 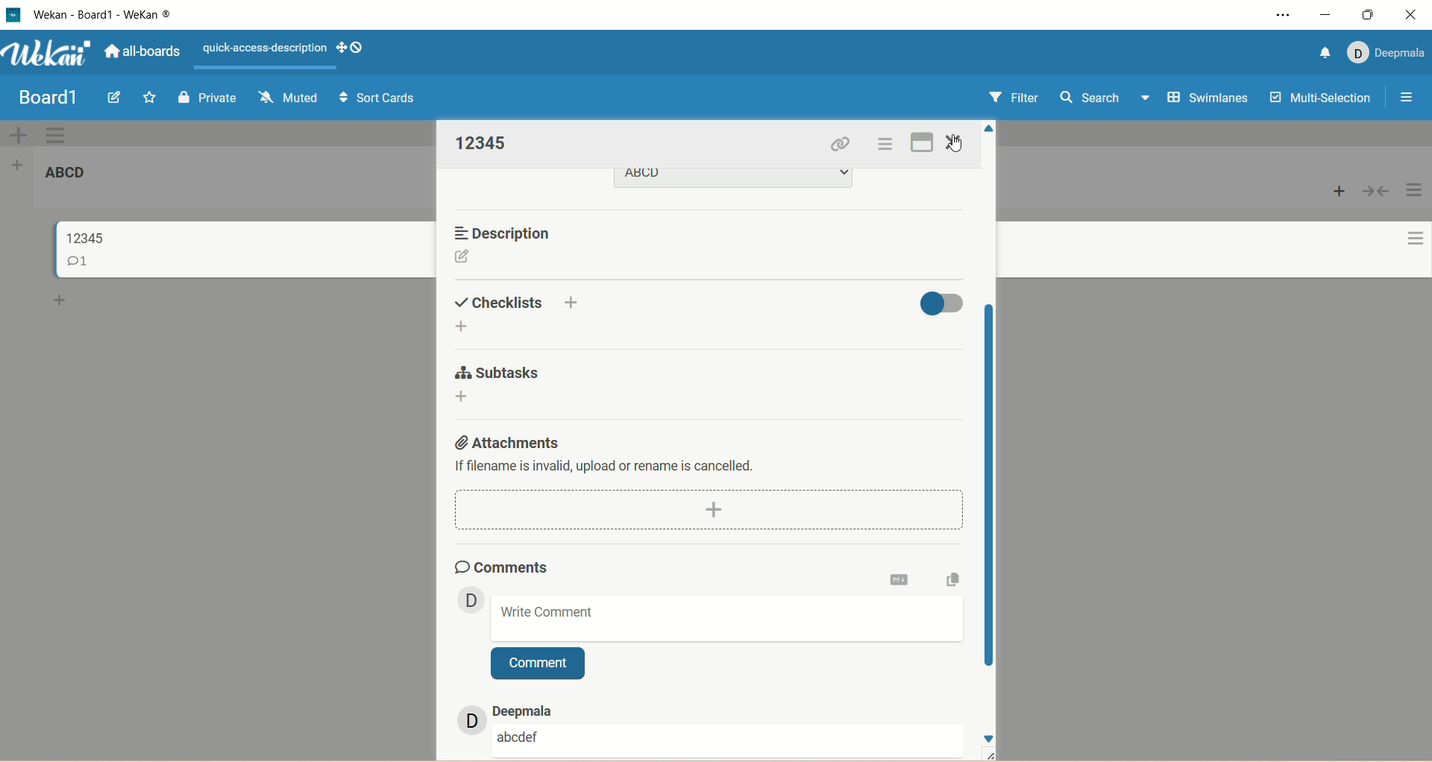 What do you see at coordinates (484, 142) in the screenshot?
I see `title` at bounding box center [484, 142].